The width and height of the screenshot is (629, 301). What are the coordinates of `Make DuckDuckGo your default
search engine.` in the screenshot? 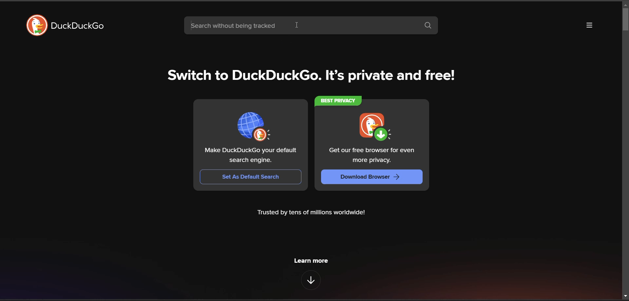 It's located at (251, 156).